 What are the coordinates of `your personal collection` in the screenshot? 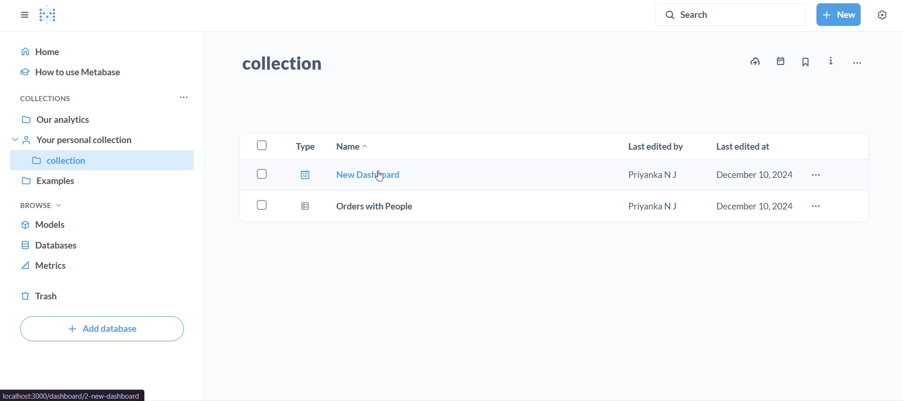 It's located at (105, 140).